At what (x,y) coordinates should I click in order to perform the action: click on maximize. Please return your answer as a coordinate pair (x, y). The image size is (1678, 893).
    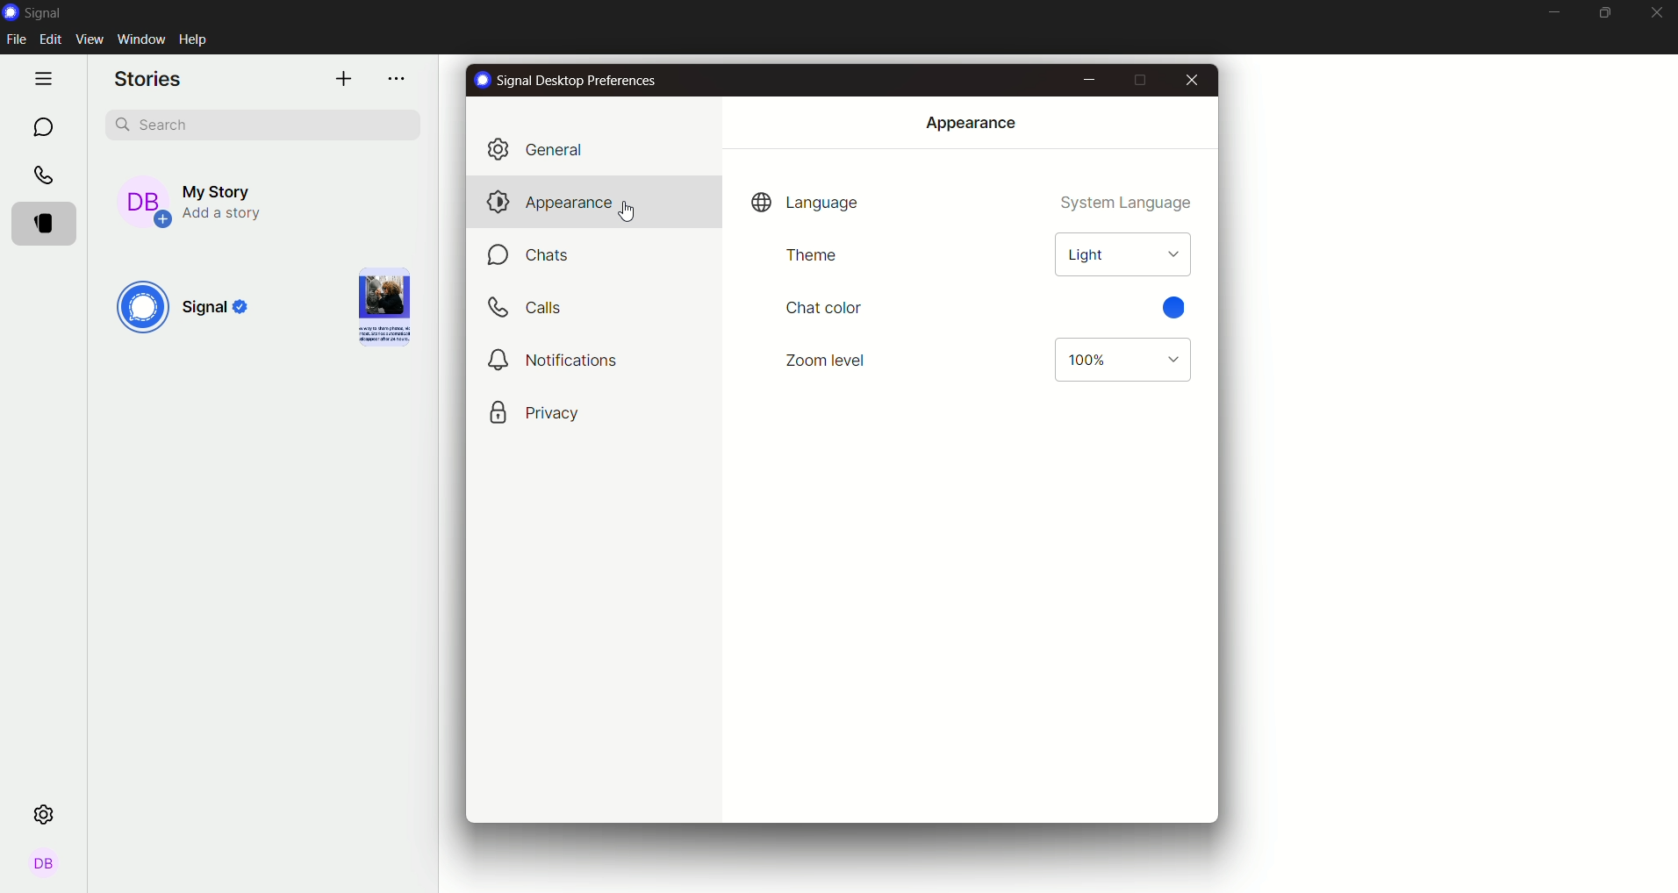
    Looking at the image, I should click on (1138, 81).